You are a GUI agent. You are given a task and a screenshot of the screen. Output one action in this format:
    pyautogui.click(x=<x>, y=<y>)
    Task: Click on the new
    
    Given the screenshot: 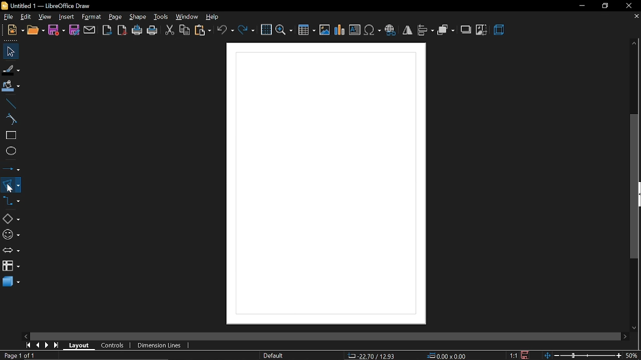 What is the action you would take?
    pyautogui.click(x=16, y=30)
    